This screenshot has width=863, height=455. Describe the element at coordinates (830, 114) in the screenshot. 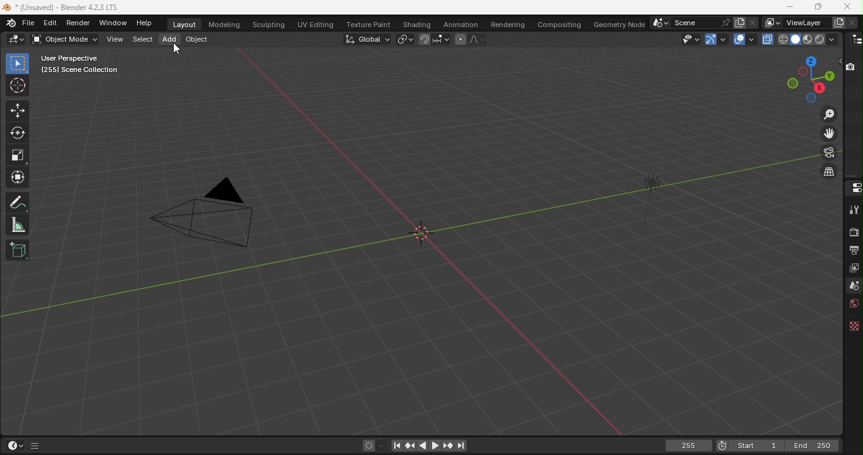

I see `Zoom in/out in the view` at that location.